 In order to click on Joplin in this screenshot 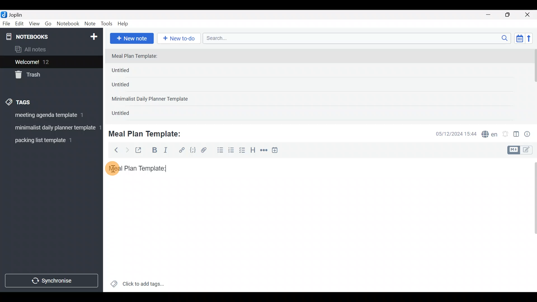, I will do `click(19, 14)`.